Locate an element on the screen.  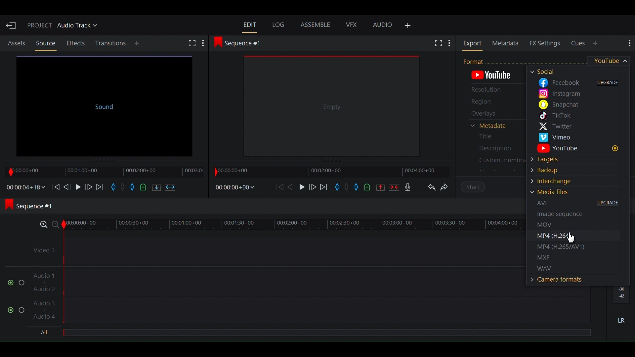
Mark in is located at coordinates (339, 188).